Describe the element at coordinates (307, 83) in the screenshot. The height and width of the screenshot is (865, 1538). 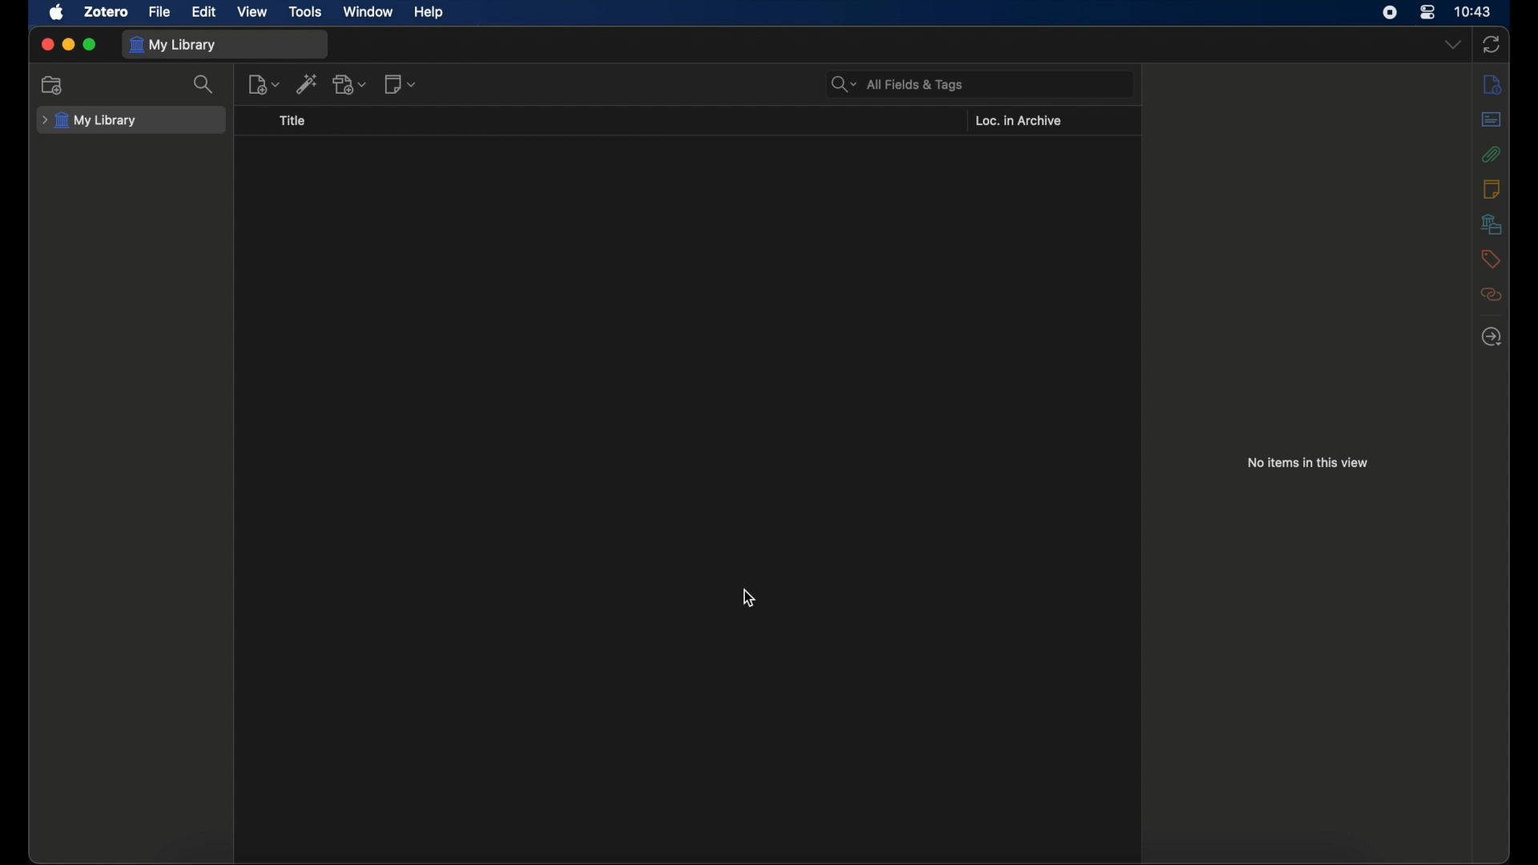
I see `add item by identifier` at that location.